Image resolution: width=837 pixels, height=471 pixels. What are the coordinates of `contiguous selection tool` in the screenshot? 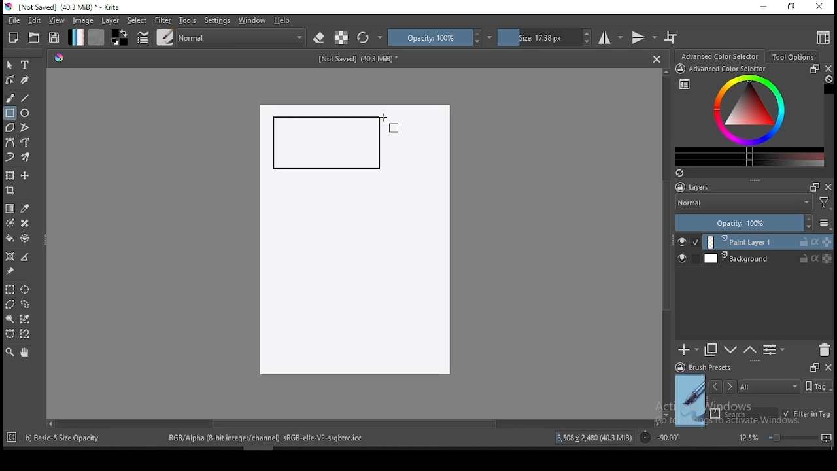 It's located at (10, 320).